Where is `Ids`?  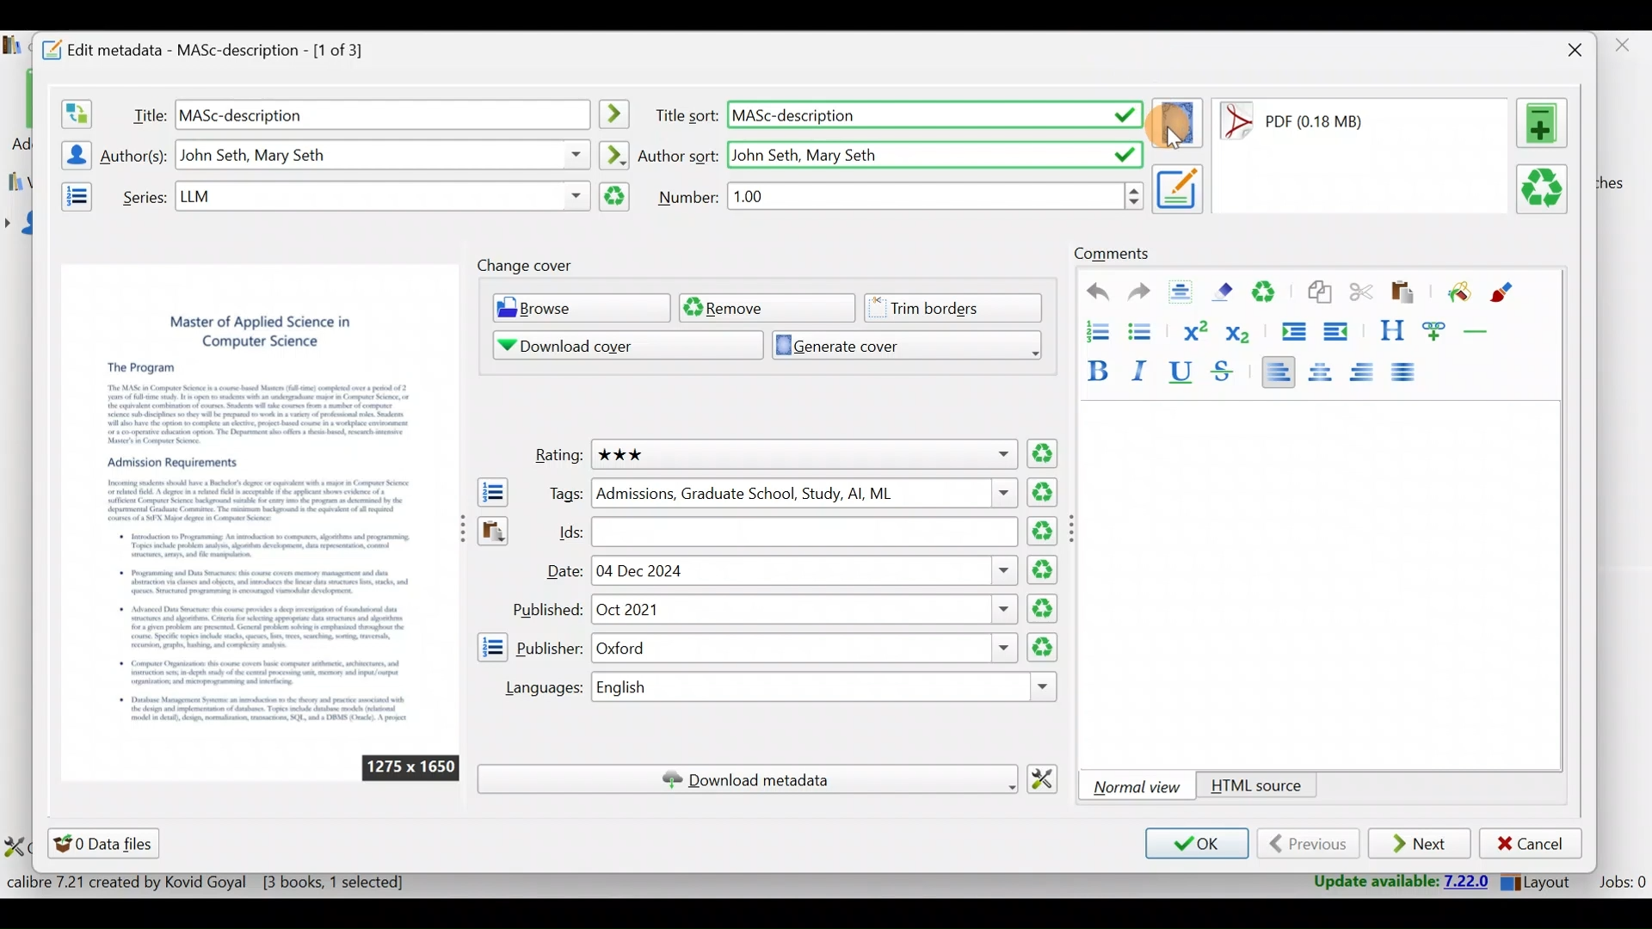
Ids is located at coordinates (560, 532).